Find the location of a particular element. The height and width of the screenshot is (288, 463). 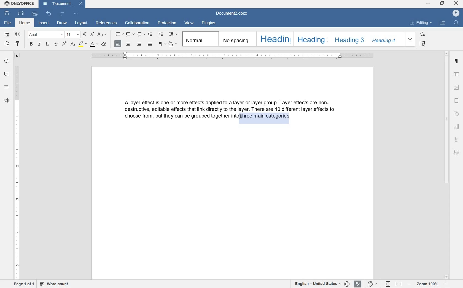

references is located at coordinates (107, 23).